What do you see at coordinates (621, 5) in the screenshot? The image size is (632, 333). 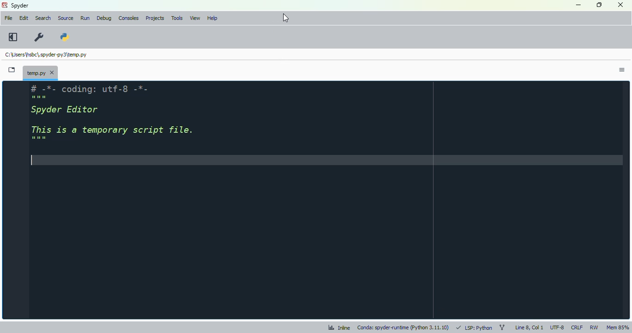 I see `close` at bounding box center [621, 5].